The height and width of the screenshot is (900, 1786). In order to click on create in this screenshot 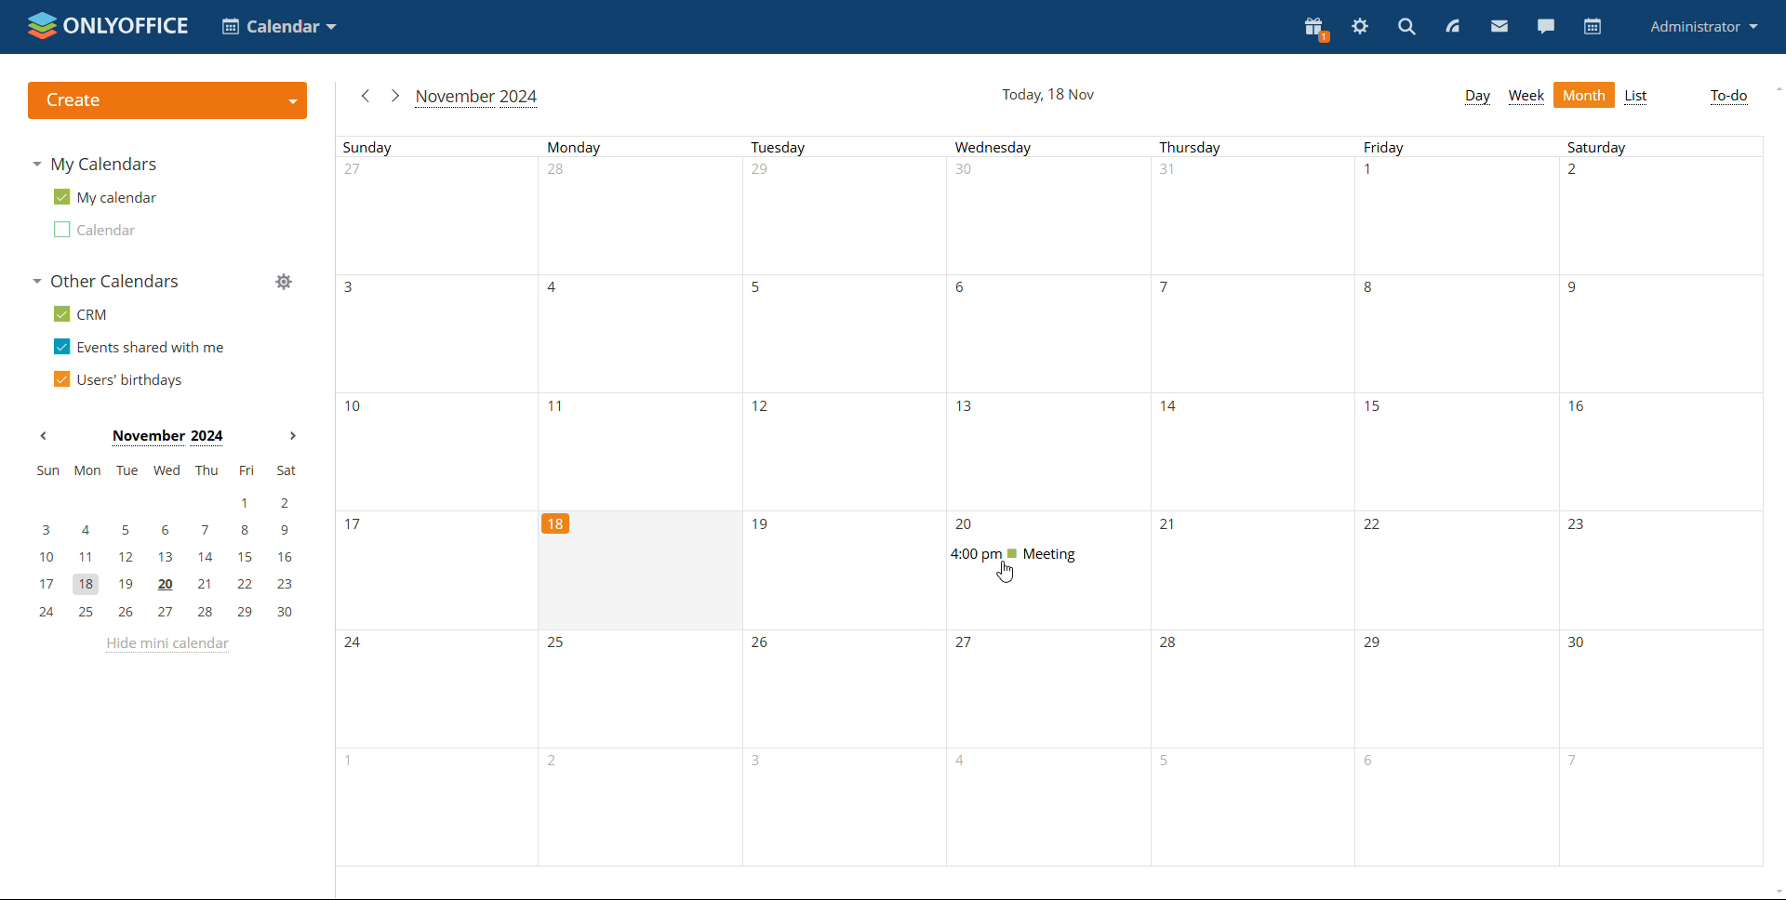, I will do `click(169, 101)`.